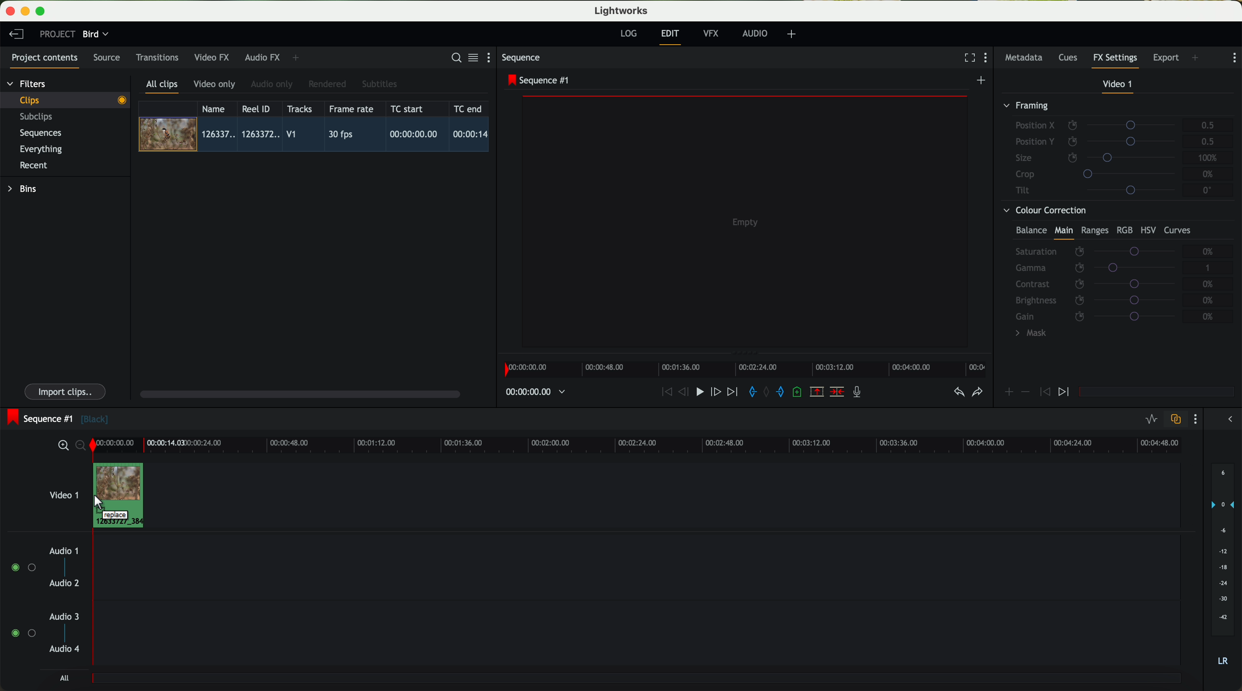  I want to click on move foward, so click(732, 392).